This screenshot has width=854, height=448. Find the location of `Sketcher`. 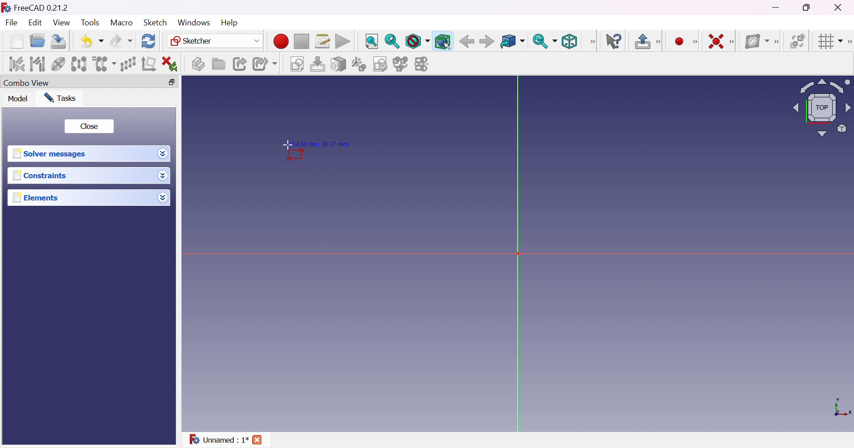

Sketcher is located at coordinates (216, 40).